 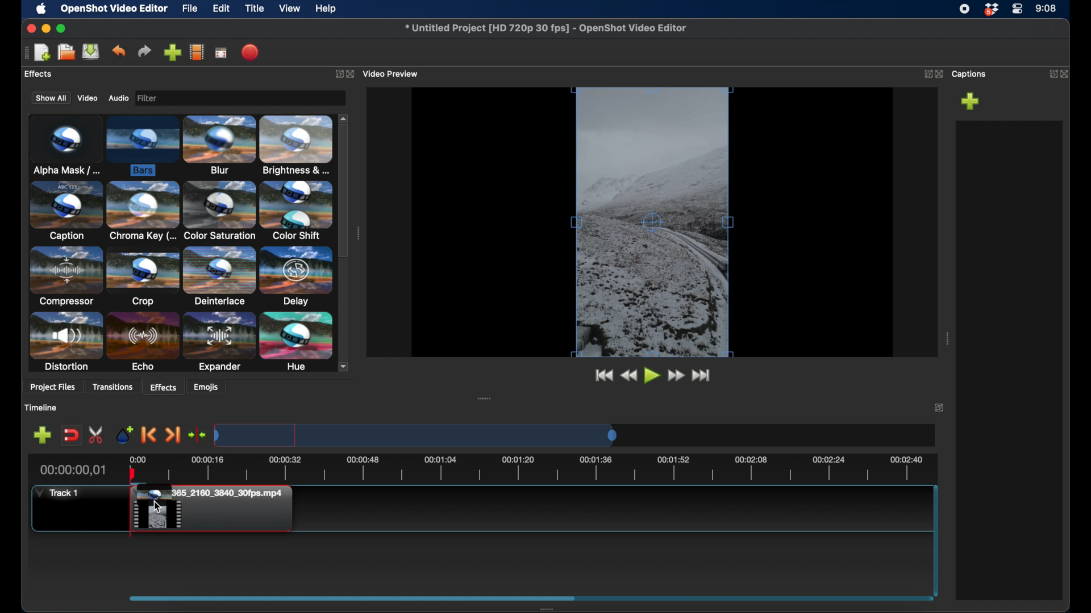 What do you see at coordinates (66, 277) in the screenshot?
I see `compressor` at bounding box center [66, 277].